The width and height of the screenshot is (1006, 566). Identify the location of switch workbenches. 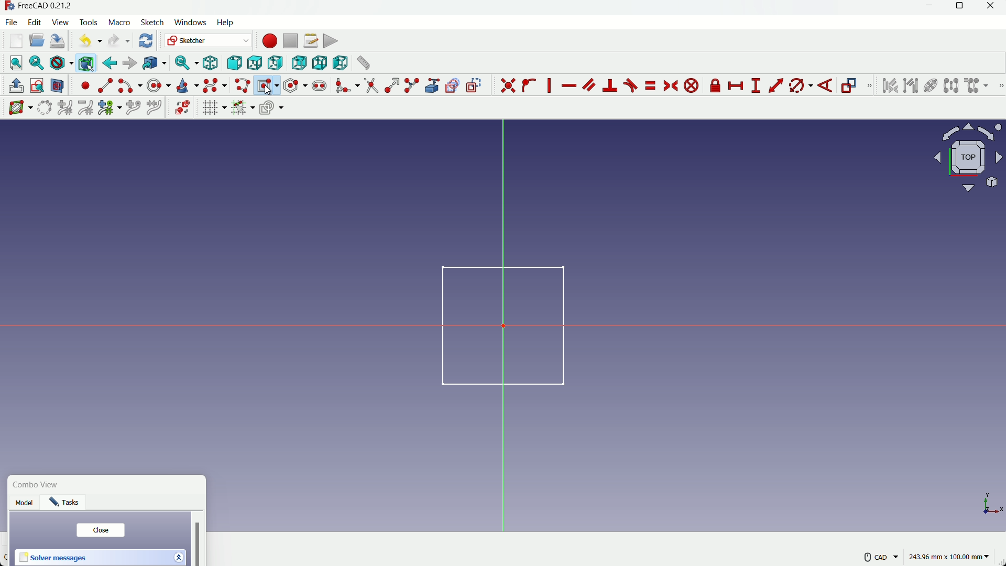
(207, 40).